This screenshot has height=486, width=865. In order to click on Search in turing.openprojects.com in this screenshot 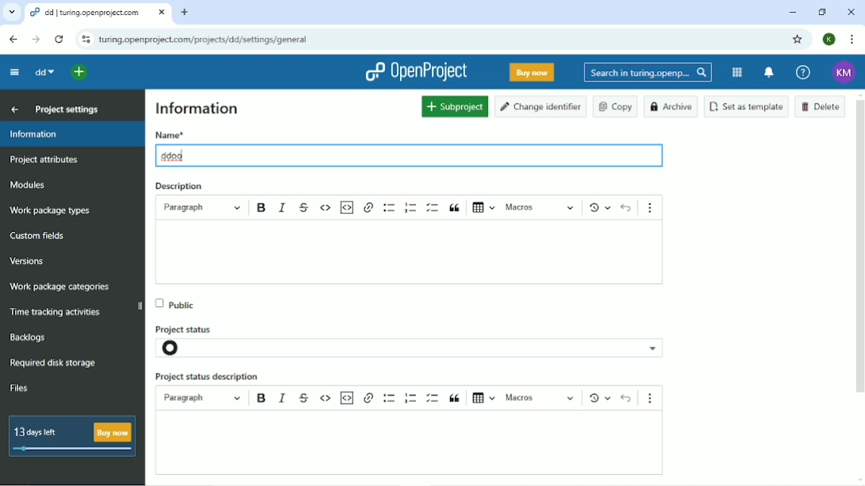, I will do `click(648, 73)`.